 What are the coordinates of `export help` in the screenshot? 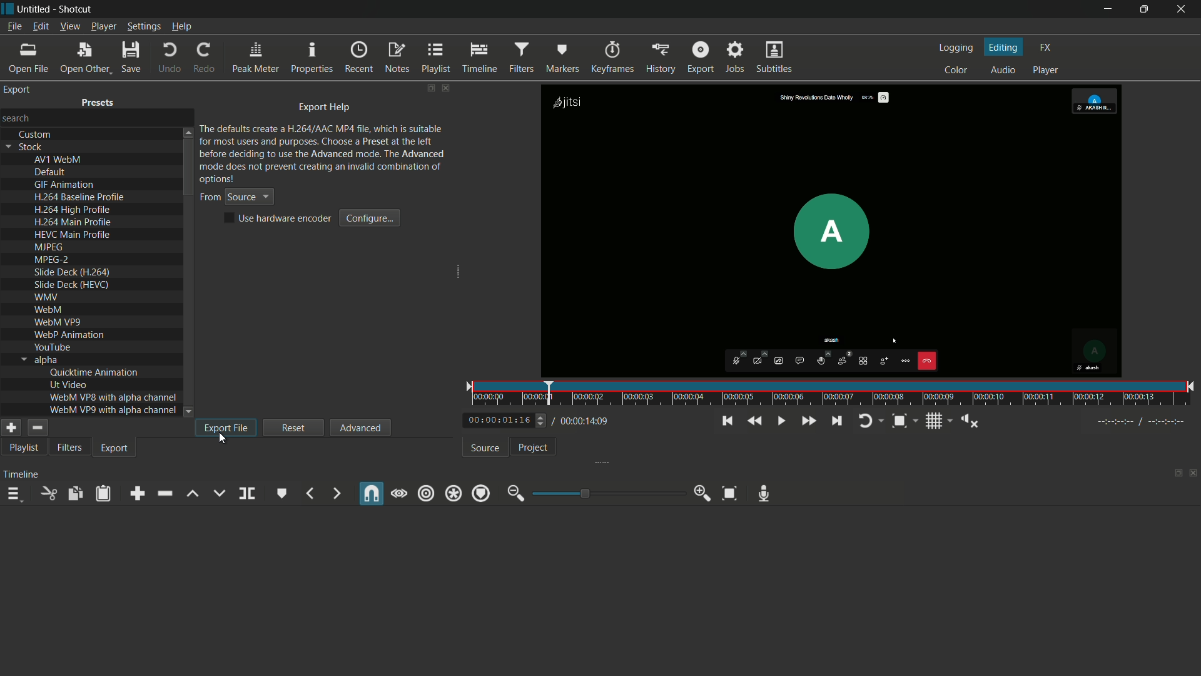 It's located at (326, 106).